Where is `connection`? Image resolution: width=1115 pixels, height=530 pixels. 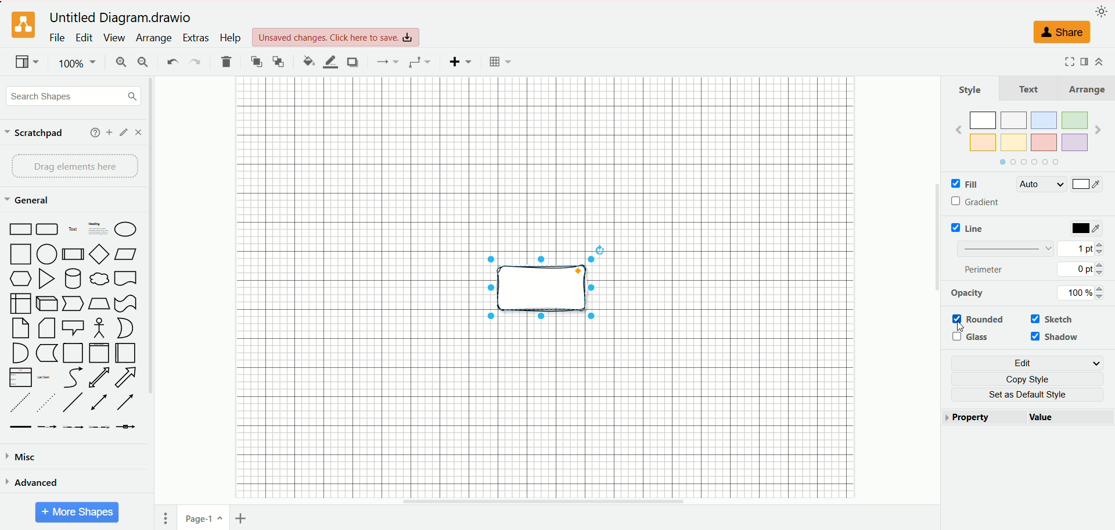
connection is located at coordinates (386, 62).